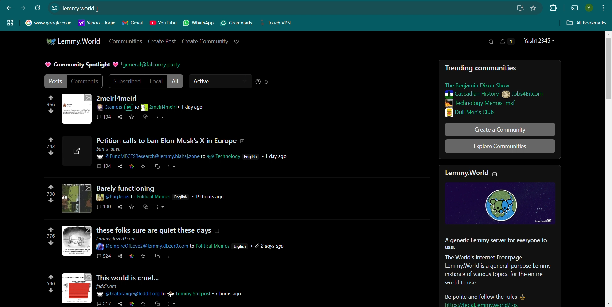 The width and height of the screenshot is (612, 307). What do you see at coordinates (55, 8) in the screenshot?
I see `view site information` at bounding box center [55, 8].